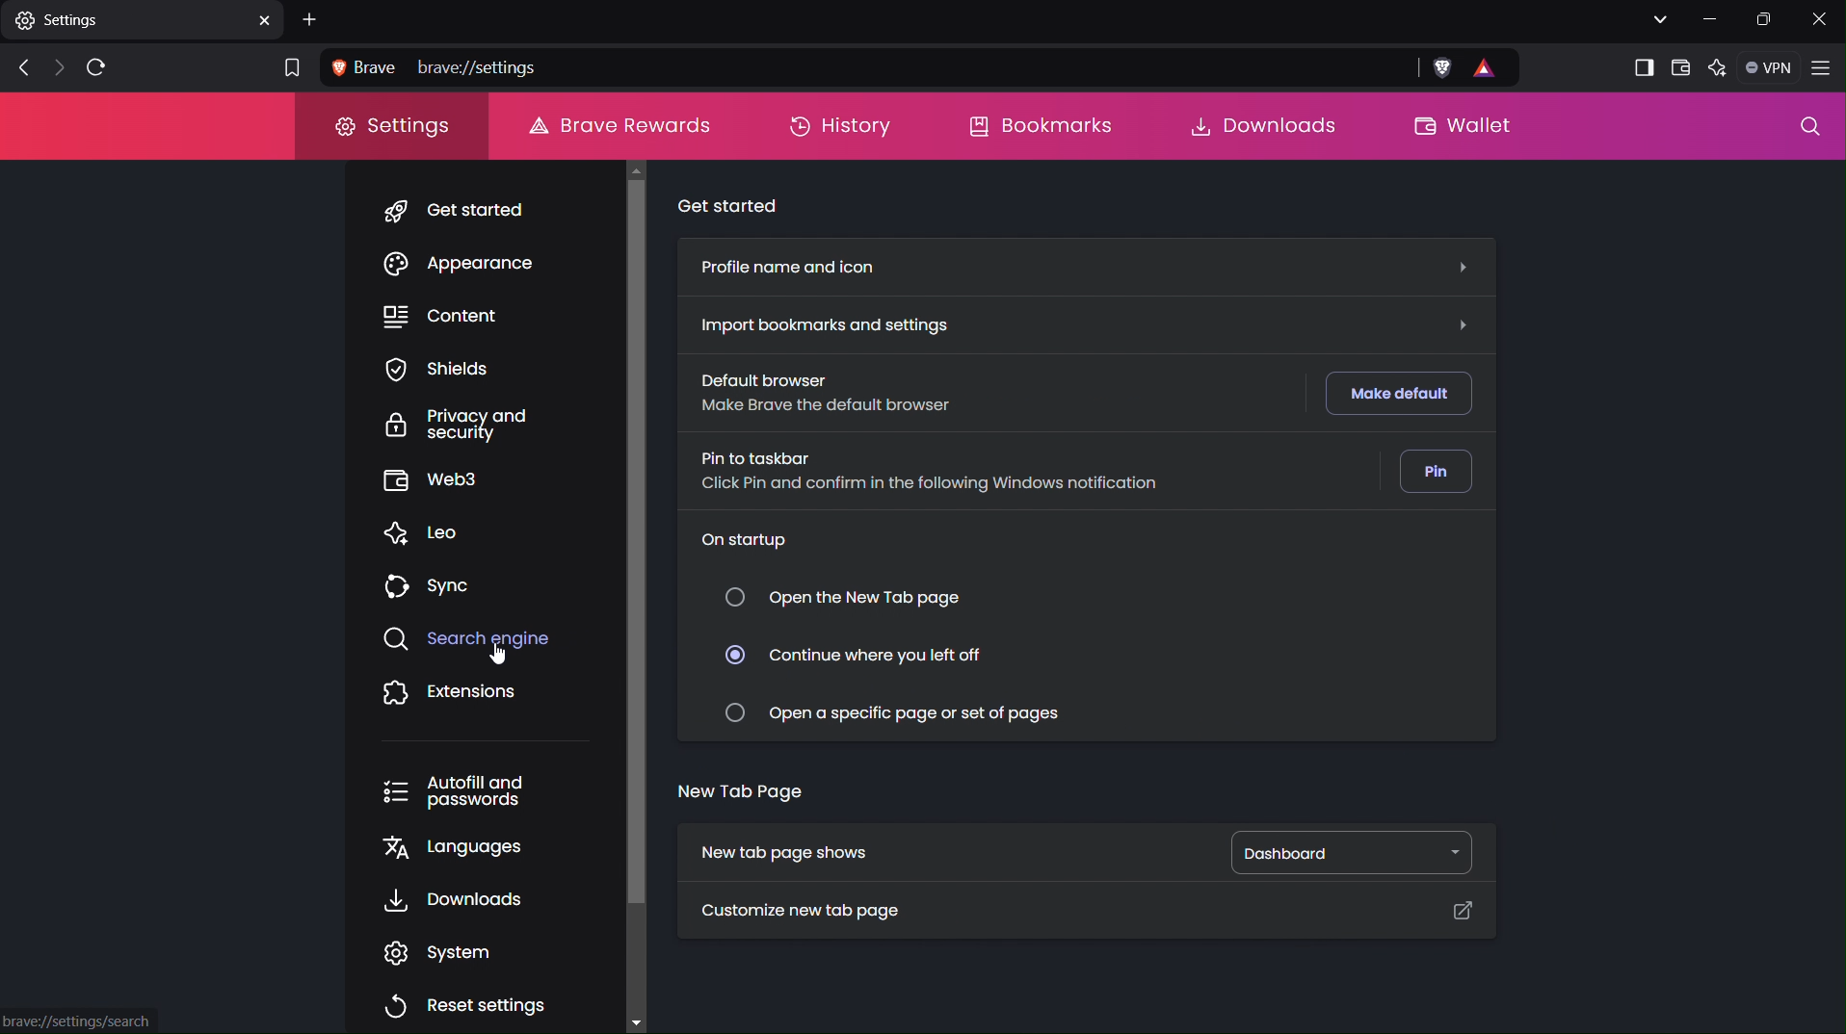  Describe the element at coordinates (1639, 65) in the screenshot. I see `Show sidebar` at that location.